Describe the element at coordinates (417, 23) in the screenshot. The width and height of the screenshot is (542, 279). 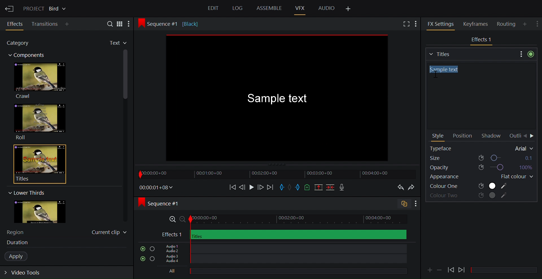
I see `Add Panel` at that location.